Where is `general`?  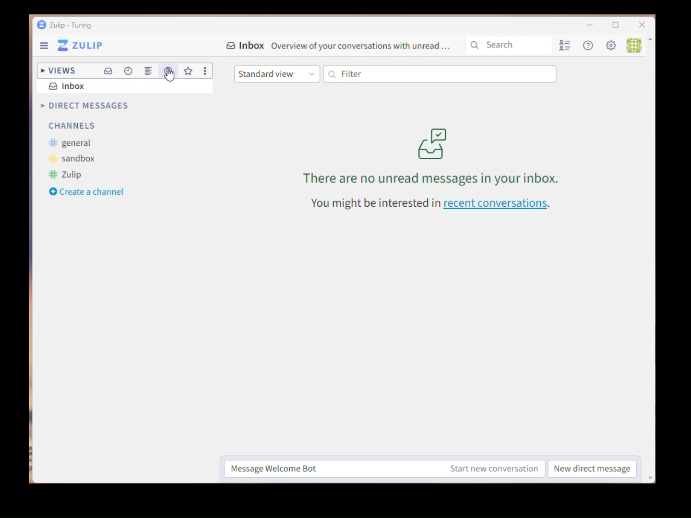 general is located at coordinates (71, 143).